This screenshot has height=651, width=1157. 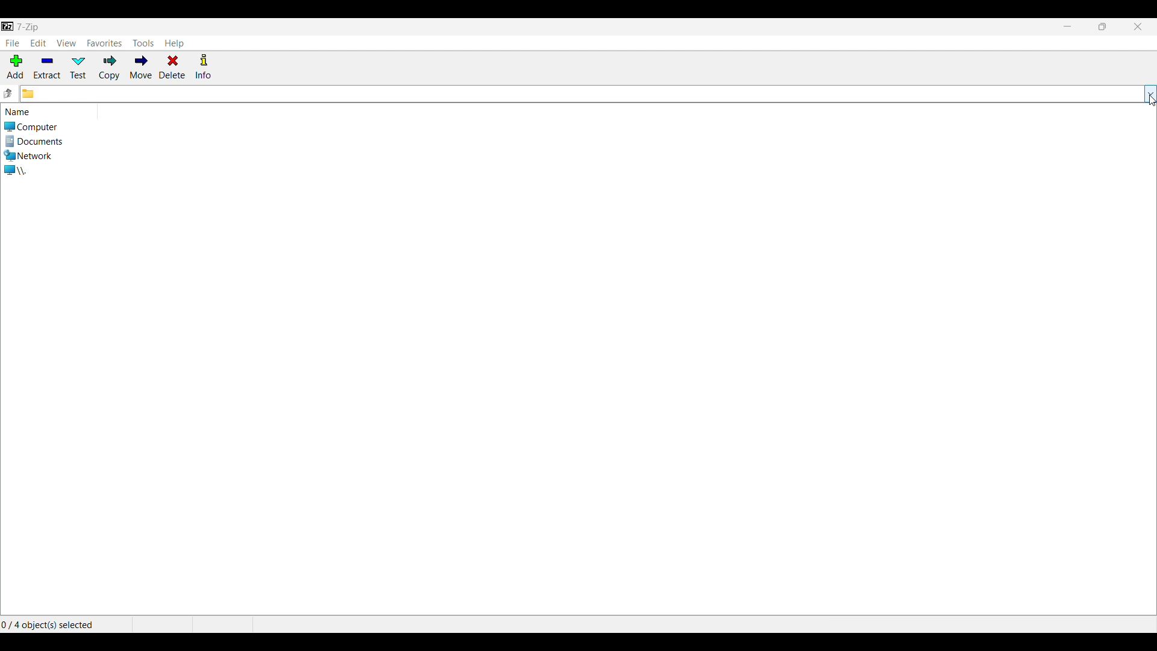 What do you see at coordinates (8, 93) in the screenshot?
I see `Go to previous folder` at bounding box center [8, 93].